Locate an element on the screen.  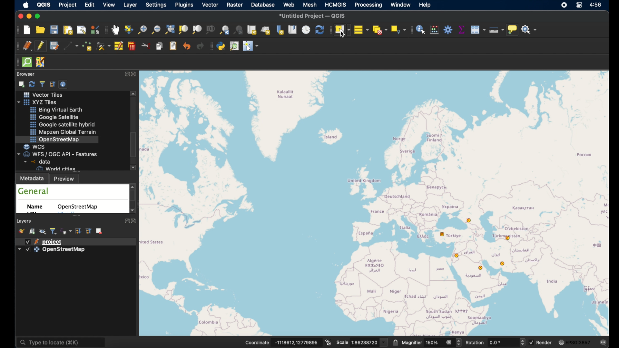
window is located at coordinates (401, 5).